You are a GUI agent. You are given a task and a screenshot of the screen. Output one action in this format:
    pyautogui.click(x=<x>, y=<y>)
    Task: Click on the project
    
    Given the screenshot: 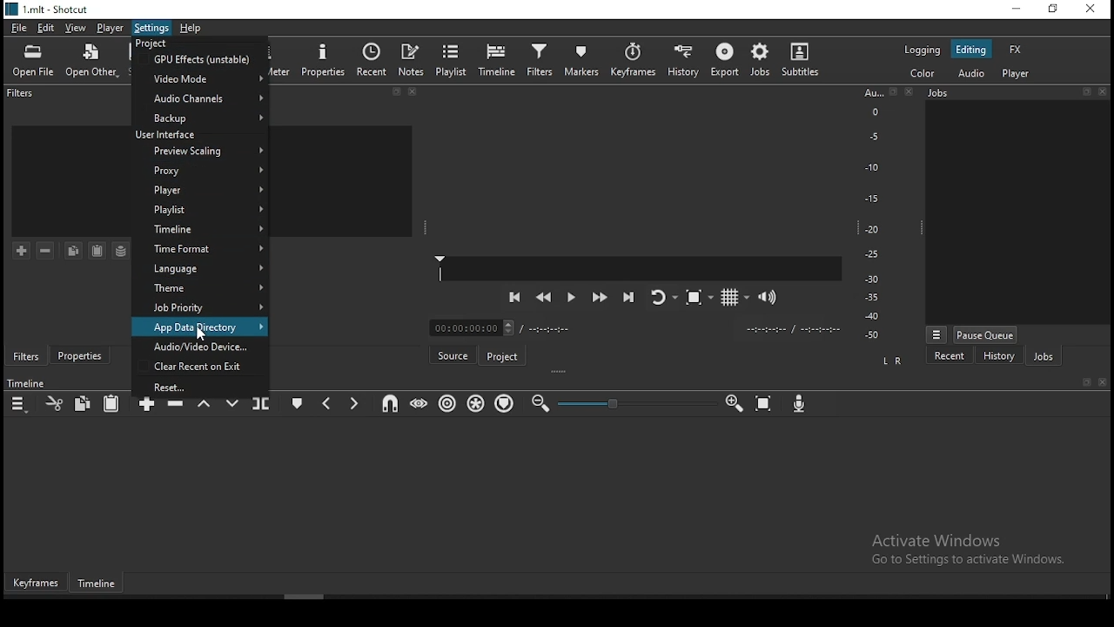 What is the action you would take?
    pyautogui.click(x=504, y=354)
    